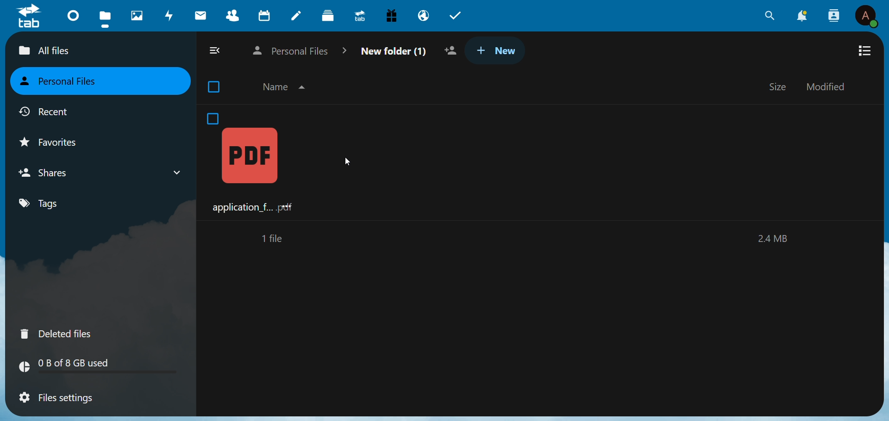 The width and height of the screenshot is (889, 421). Describe the element at coordinates (392, 15) in the screenshot. I see `free trial` at that location.